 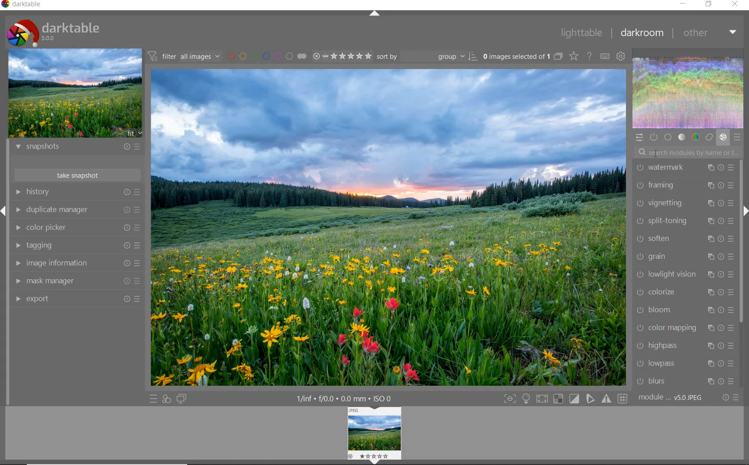 I want to click on image preview, so click(x=374, y=436).